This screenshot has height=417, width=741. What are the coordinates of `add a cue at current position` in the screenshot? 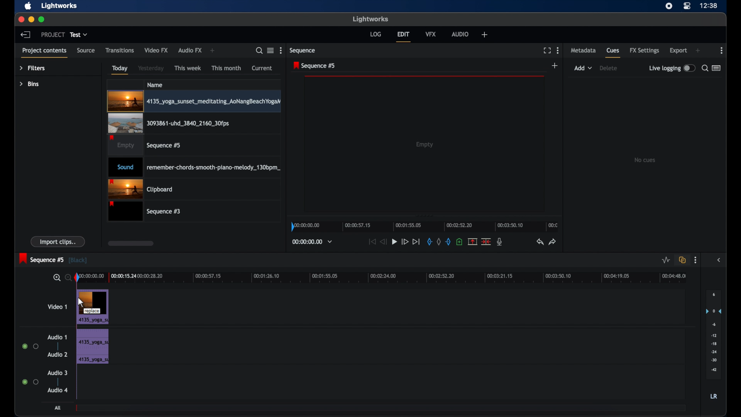 It's located at (460, 242).